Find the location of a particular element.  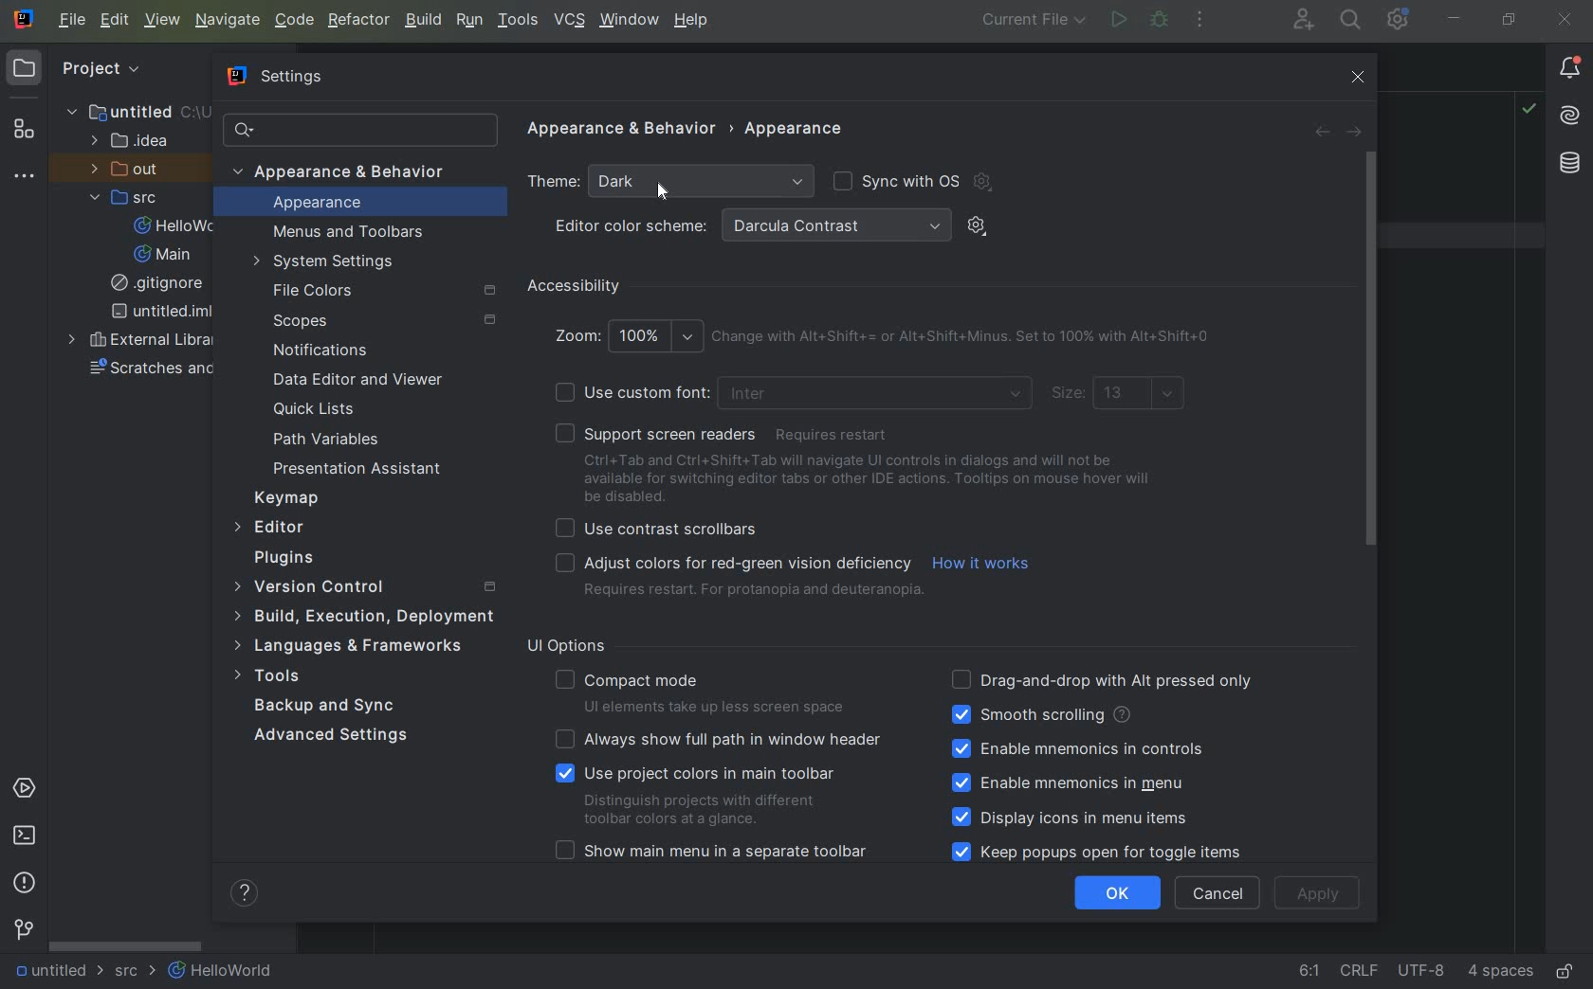

close is located at coordinates (1566, 21).